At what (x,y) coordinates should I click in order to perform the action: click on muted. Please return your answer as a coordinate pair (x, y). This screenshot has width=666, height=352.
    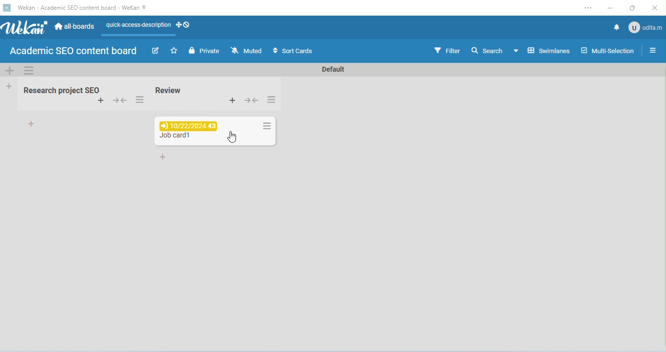
    Looking at the image, I should click on (247, 51).